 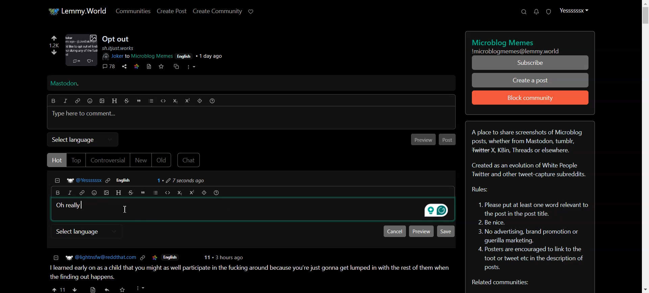 I want to click on Profile, so click(x=574, y=10).